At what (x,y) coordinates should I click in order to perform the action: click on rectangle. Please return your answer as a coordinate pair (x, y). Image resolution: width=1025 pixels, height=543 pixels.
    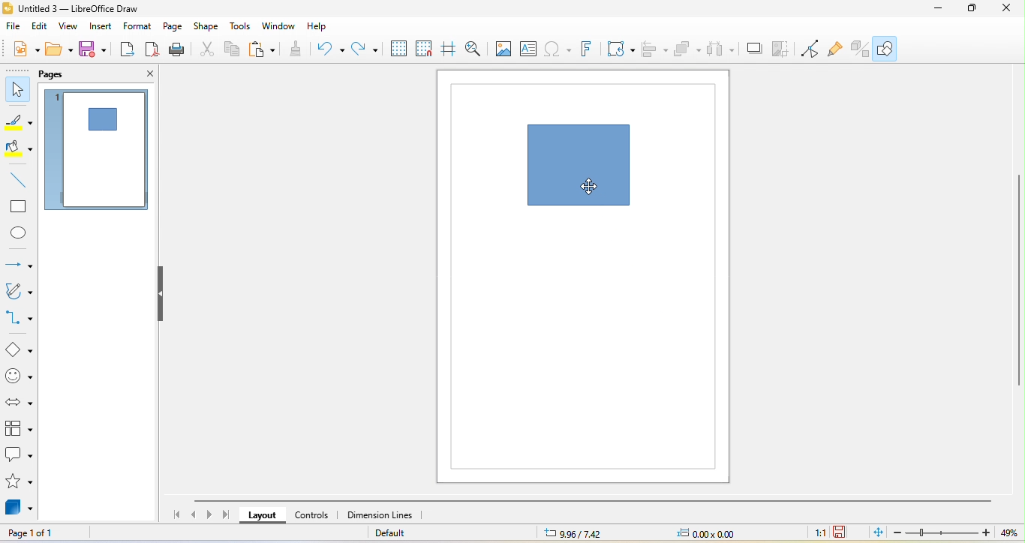
    Looking at the image, I should click on (18, 207).